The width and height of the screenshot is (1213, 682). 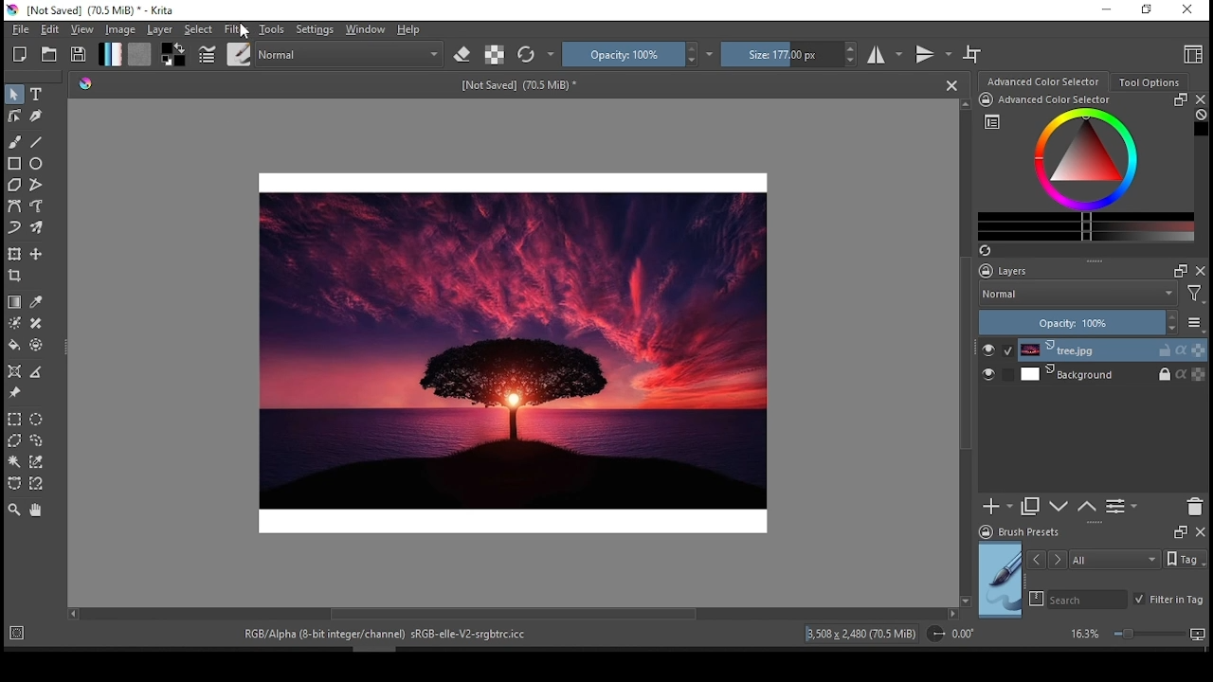 I want to click on Tags, so click(x=1185, y=560).